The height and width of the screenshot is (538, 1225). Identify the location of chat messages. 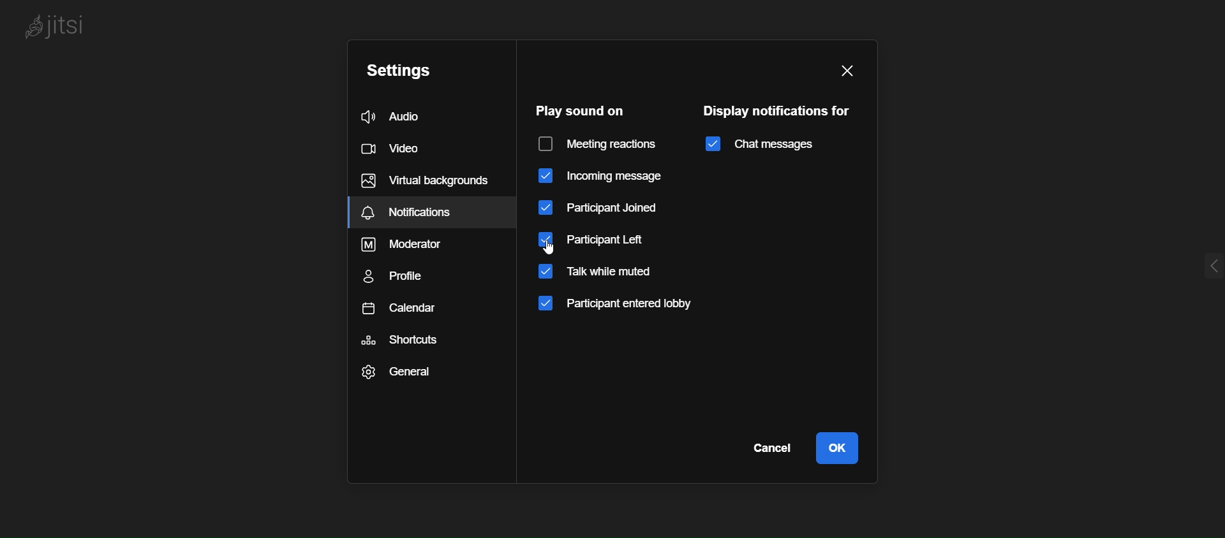
(759, 144).